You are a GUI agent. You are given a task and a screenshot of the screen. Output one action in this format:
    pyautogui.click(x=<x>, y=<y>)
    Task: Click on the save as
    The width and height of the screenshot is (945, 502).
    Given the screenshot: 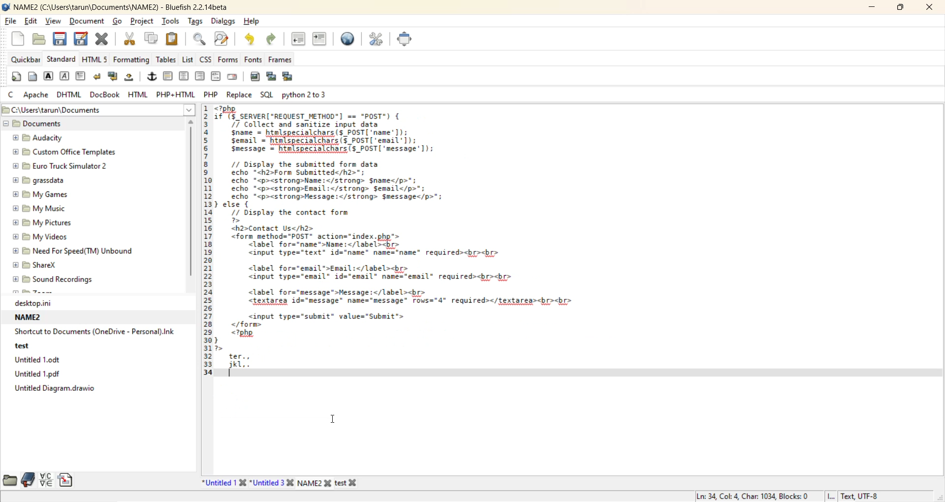 What is the action you would take?
    pyautogui.click(x=82, y=39)
    